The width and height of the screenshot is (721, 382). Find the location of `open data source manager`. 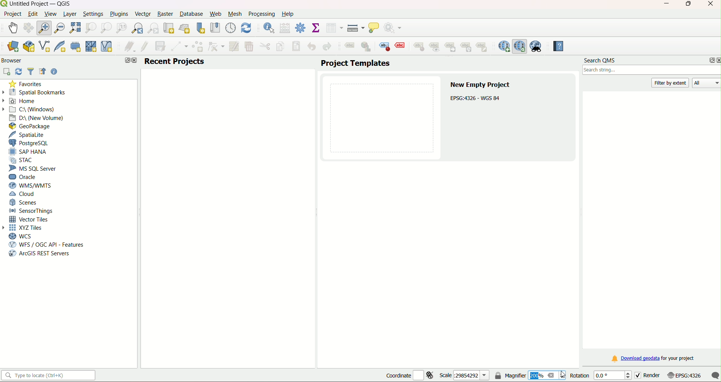

open data source manager is located at coordinates (12, 47).